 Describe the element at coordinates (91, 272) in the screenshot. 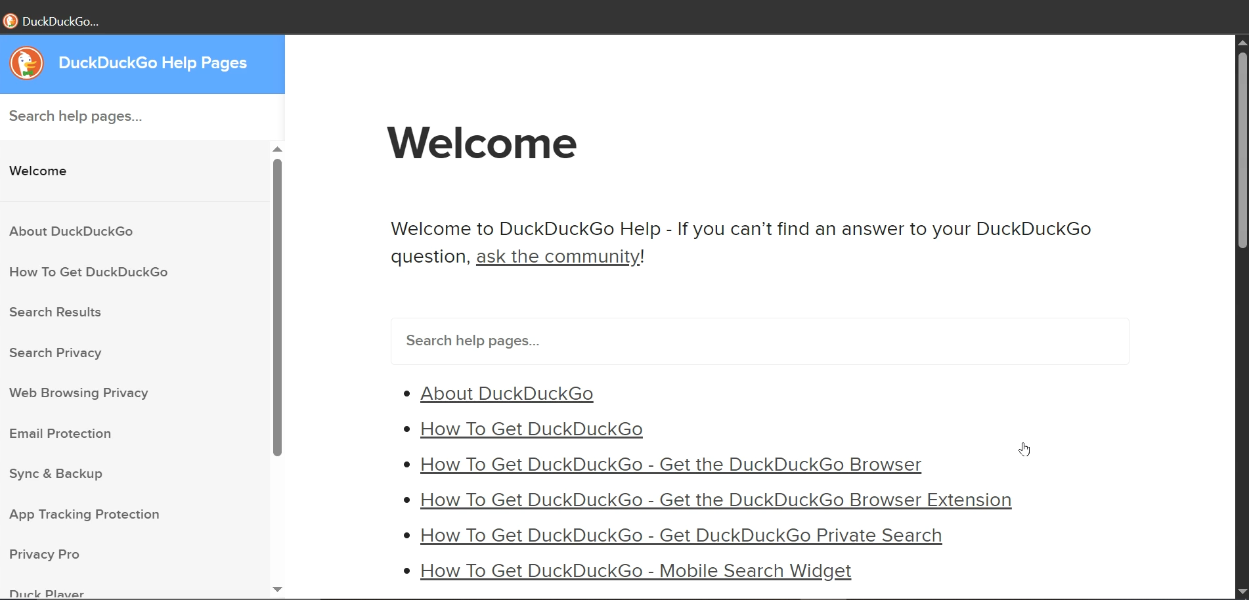

I see `How To Get DuckDuckGo` at that location.